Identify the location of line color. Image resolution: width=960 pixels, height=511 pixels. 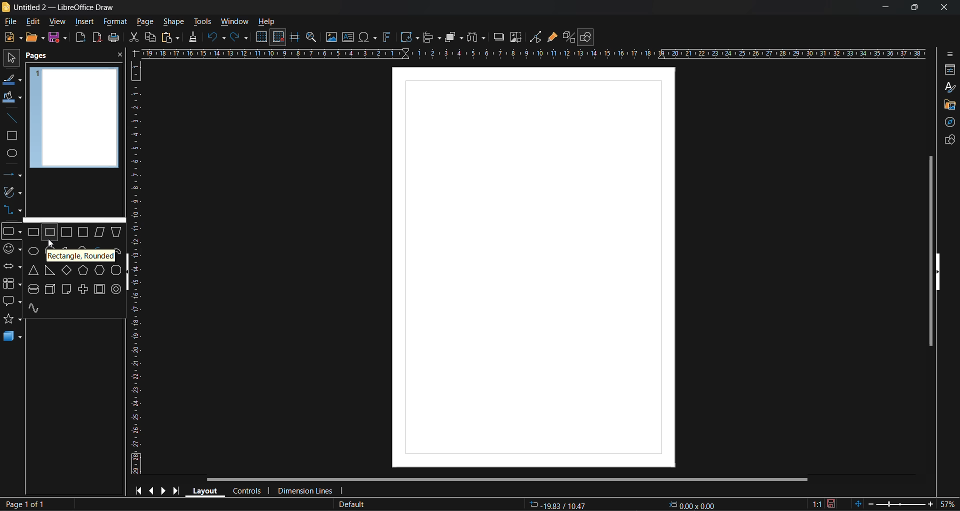
(12, 81).